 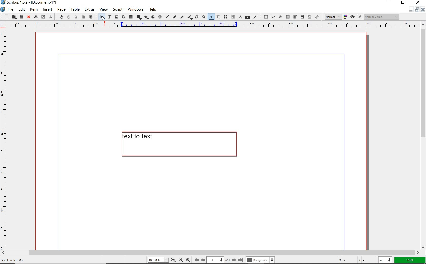 What do you see at coordinates (43, 17) in the screenshot?
I see `preflight verifier` at bounding box center [43, 17].